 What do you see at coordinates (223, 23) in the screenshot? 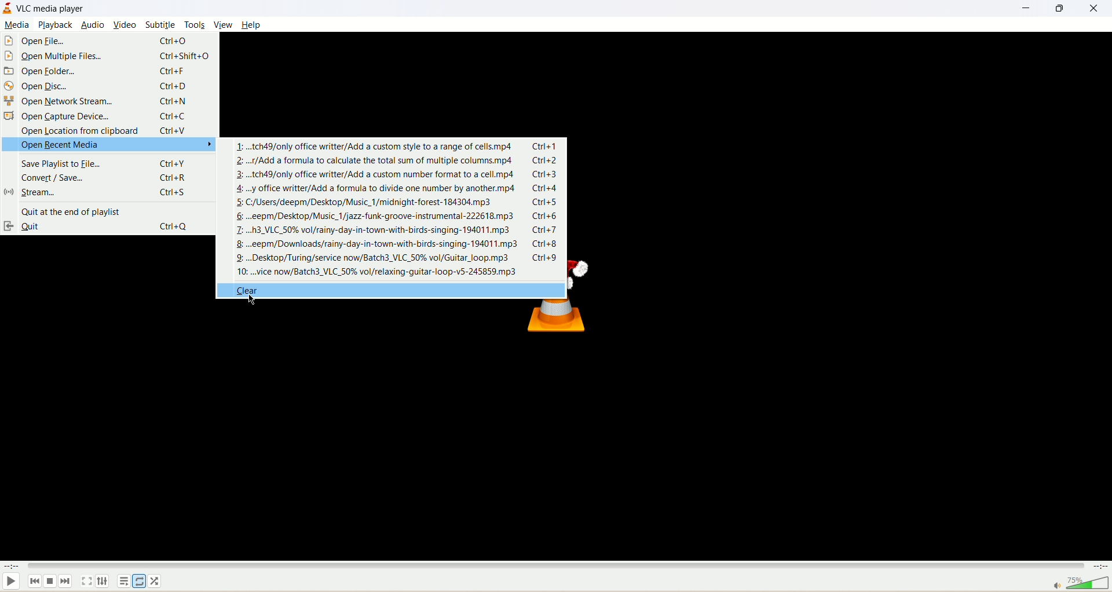
I see `view` at bounding box center [223, 23].